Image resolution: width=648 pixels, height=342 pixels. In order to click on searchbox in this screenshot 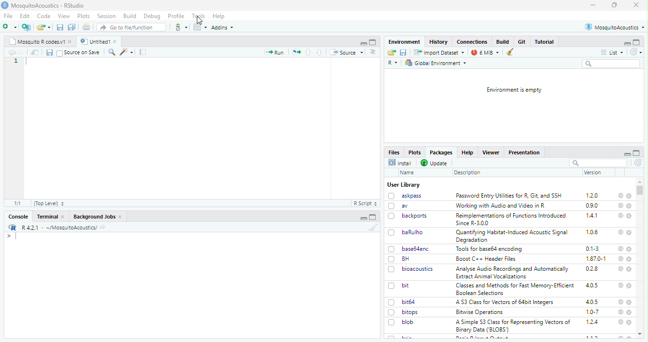, I will do `click(612, 64)`.